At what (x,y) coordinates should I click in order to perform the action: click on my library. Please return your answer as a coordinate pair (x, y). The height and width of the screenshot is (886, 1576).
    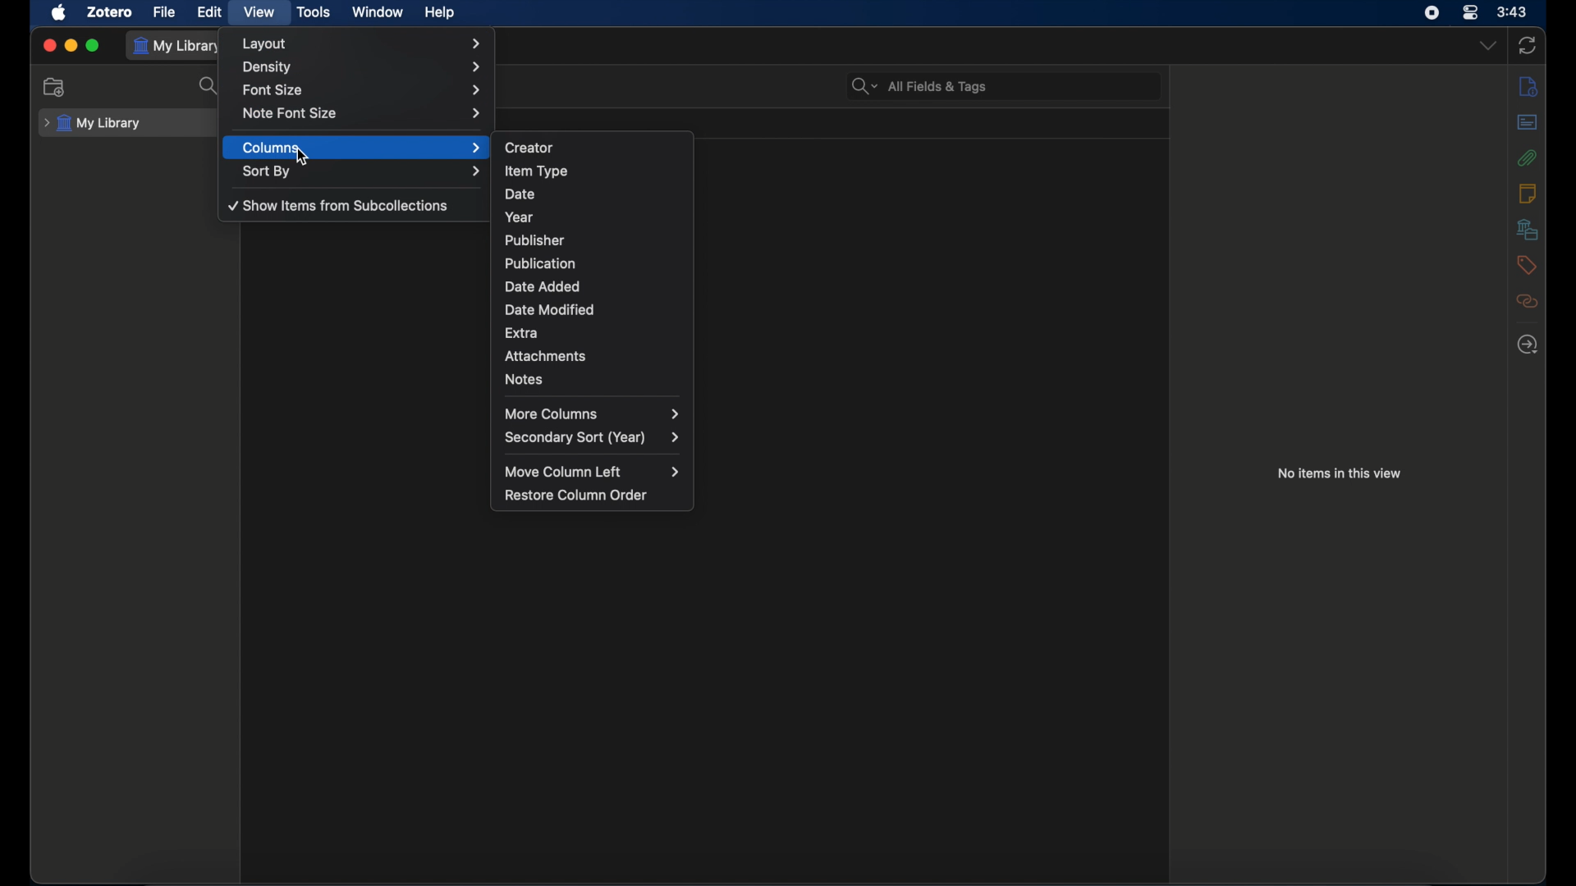
    Looking at the image, I should click on (178, 46).